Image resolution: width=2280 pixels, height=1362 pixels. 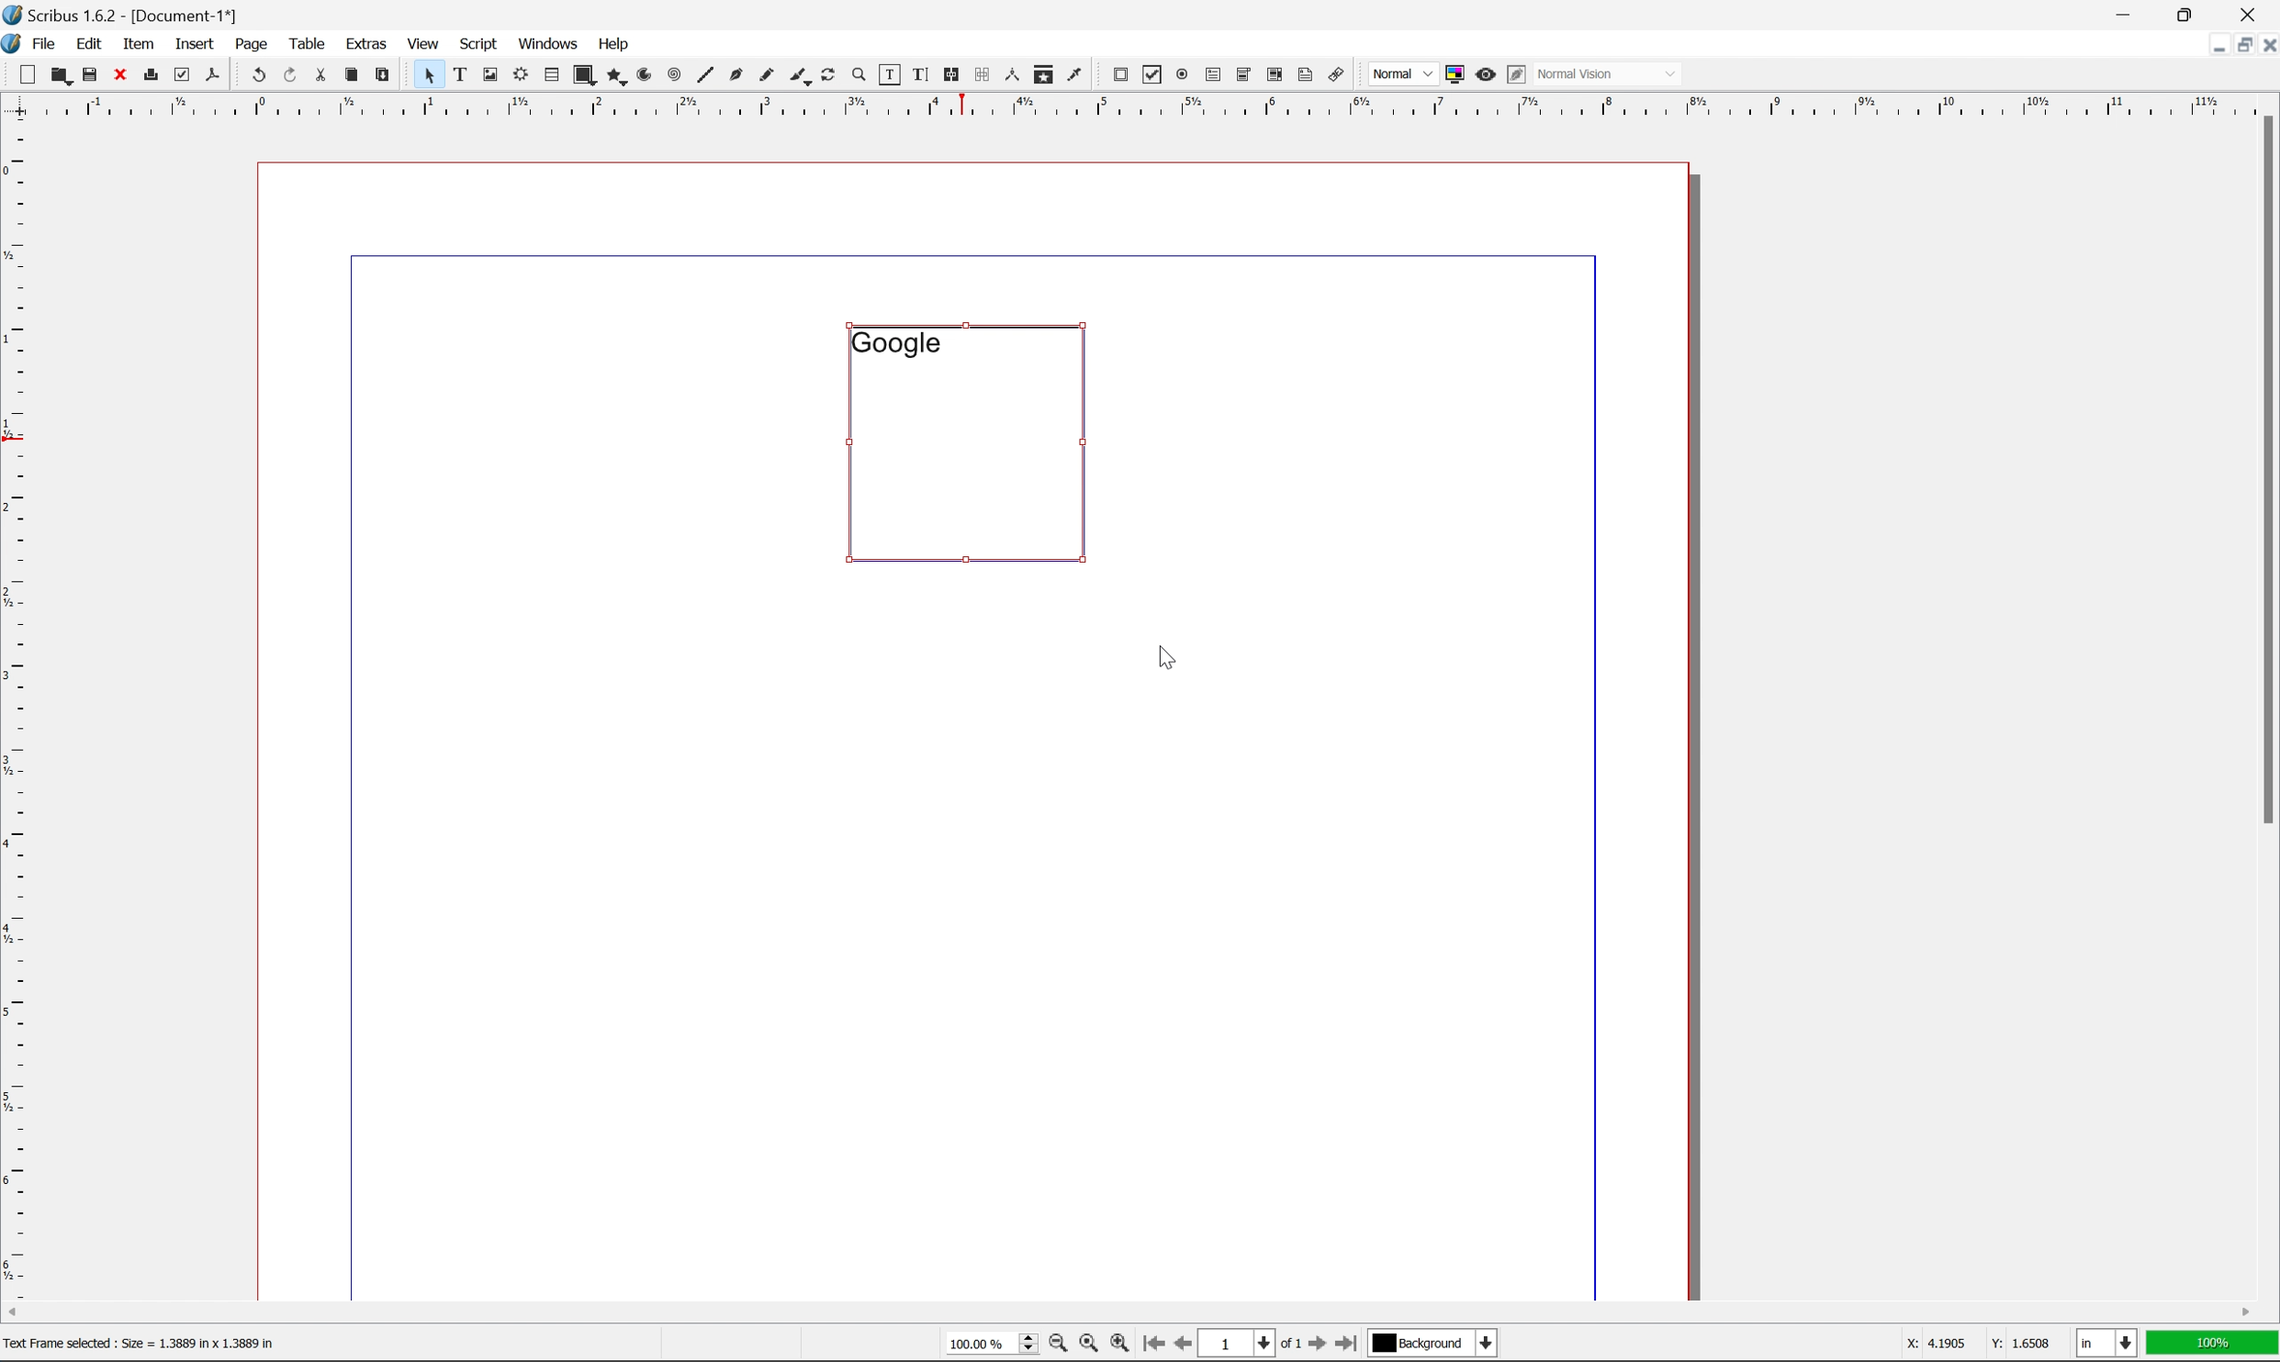 What do you see at coordinates (16, 707) in the screenshot?
I see `ruler` at bounding box center [16, 707].